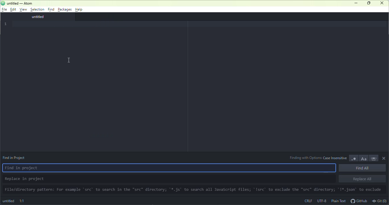 This screenshot has width=389, height=205. Describe the element at coordinates (362, 179) in the screenshot. I see `replace all` at that location.